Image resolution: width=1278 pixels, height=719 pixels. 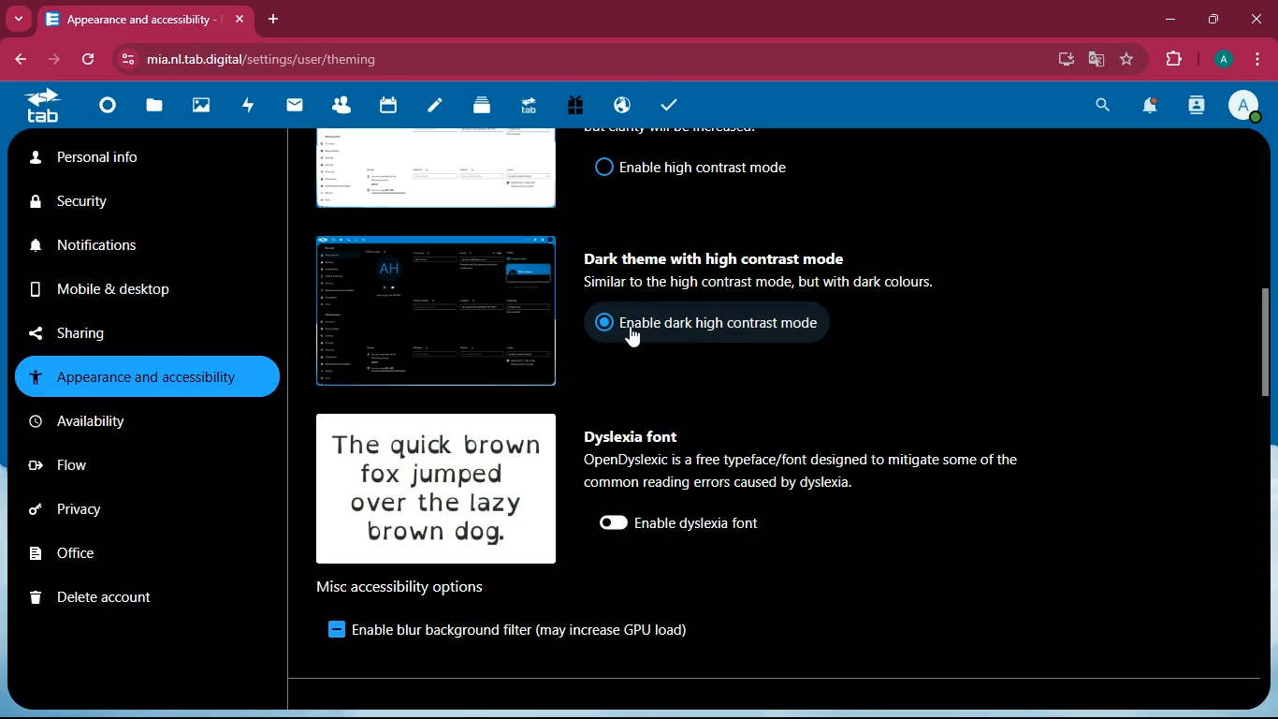 What do you see at coordinates (1196, 109) in the screenshot?
I see `activity` at bounding box center [1196, 109].